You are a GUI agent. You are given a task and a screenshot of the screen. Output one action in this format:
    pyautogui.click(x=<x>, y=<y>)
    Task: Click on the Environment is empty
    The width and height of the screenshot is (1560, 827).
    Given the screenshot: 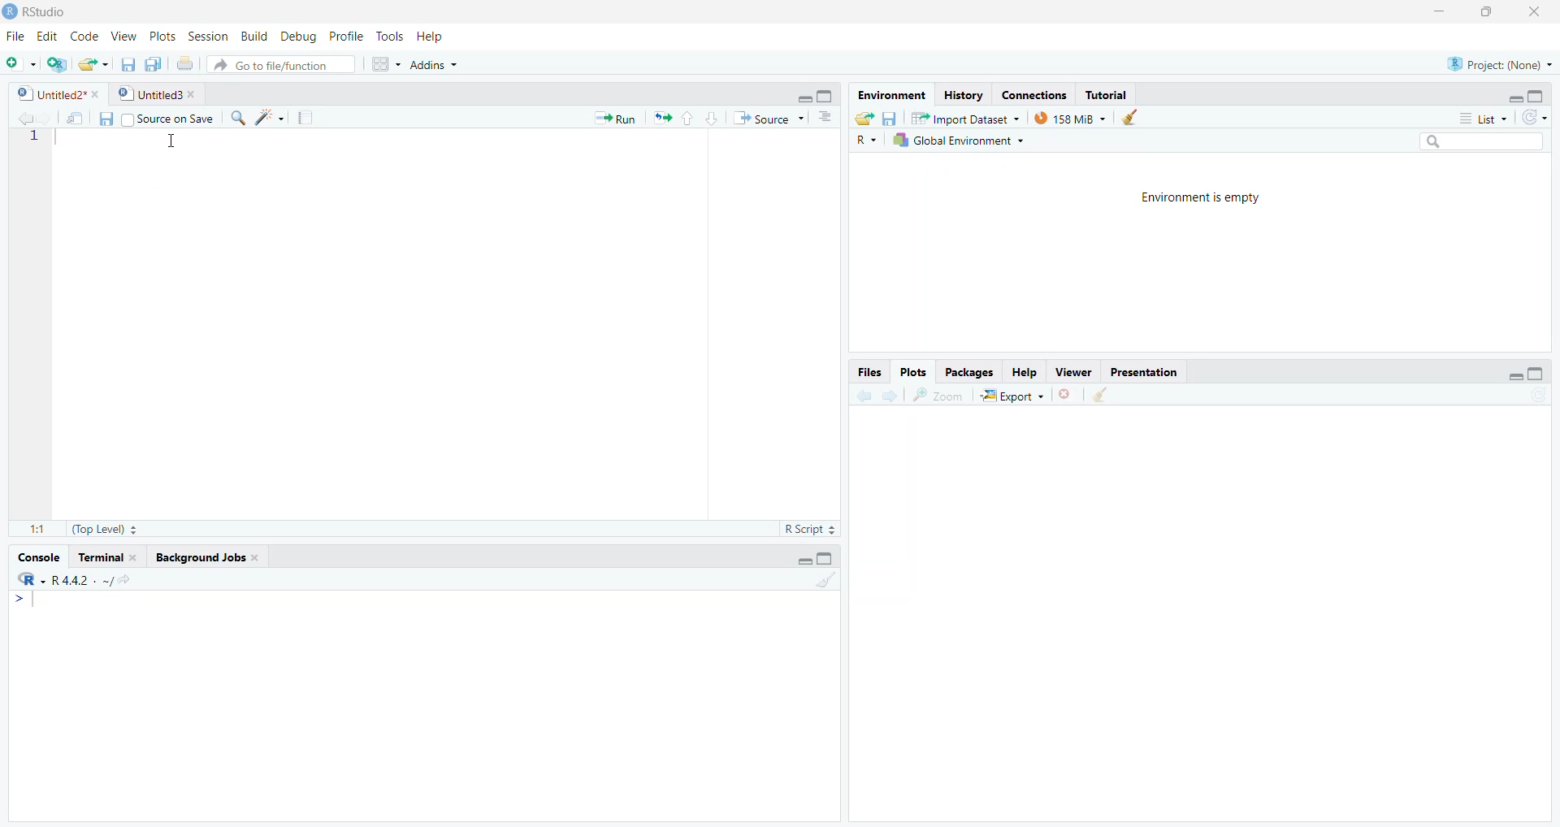 What is the action you would take?
    pyautogui.click(x=1198, y=253)
    